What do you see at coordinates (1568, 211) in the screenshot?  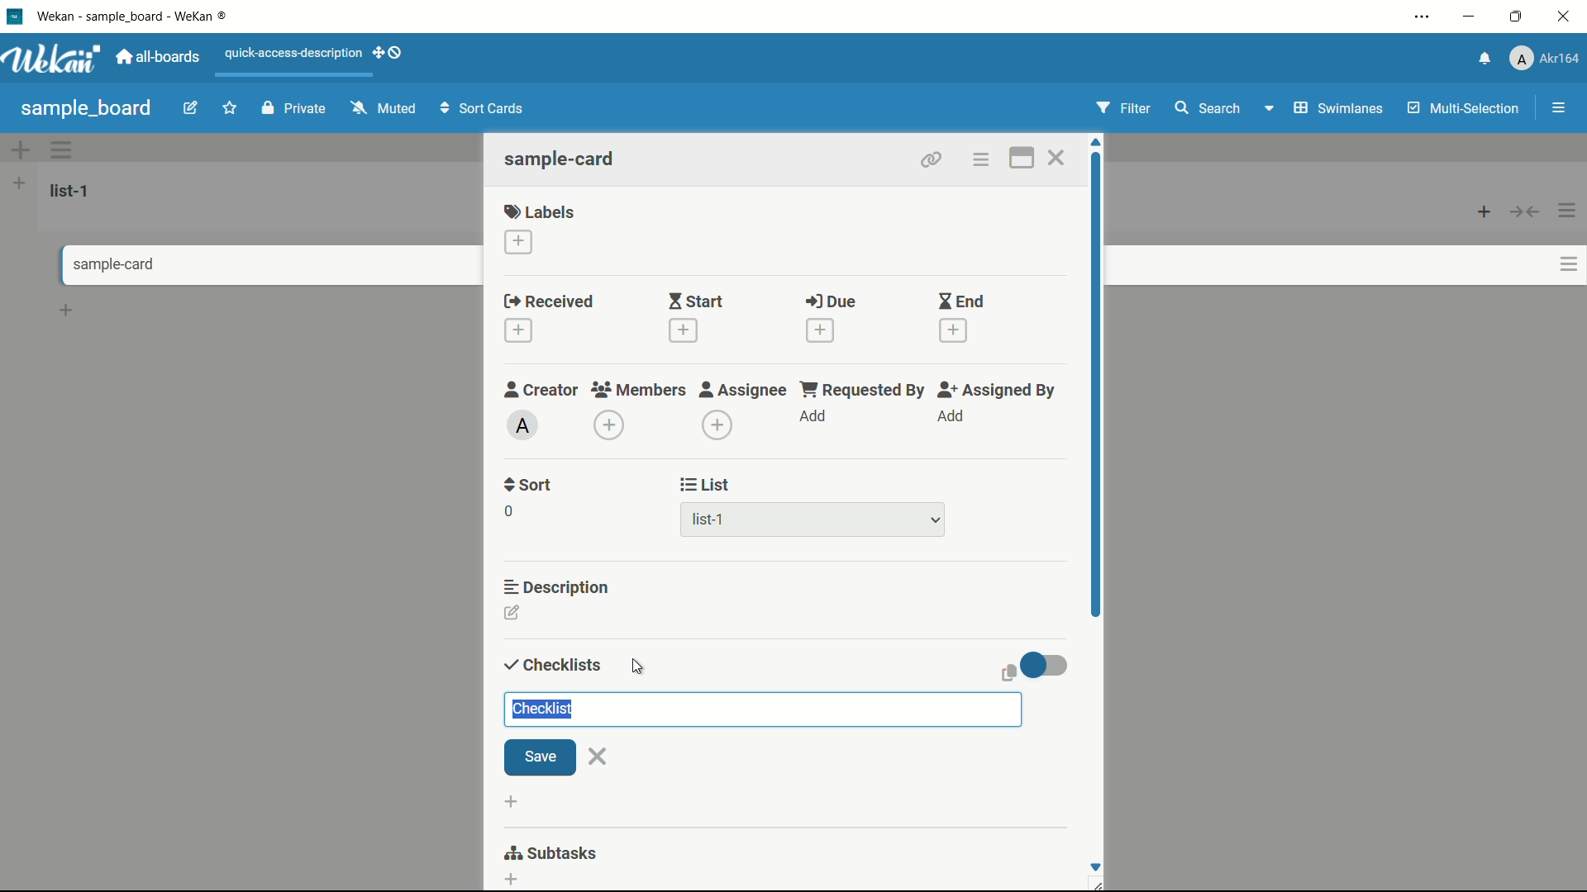 I see `list actions` at bounding box center [1568, 211].